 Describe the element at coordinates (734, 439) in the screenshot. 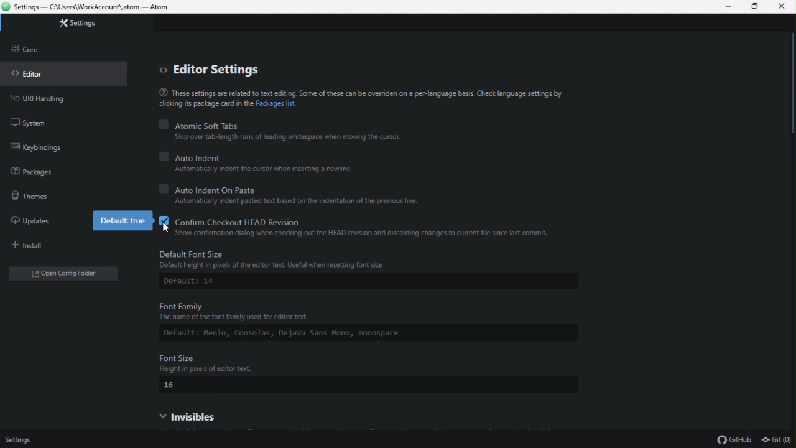

I see `github` at that location.